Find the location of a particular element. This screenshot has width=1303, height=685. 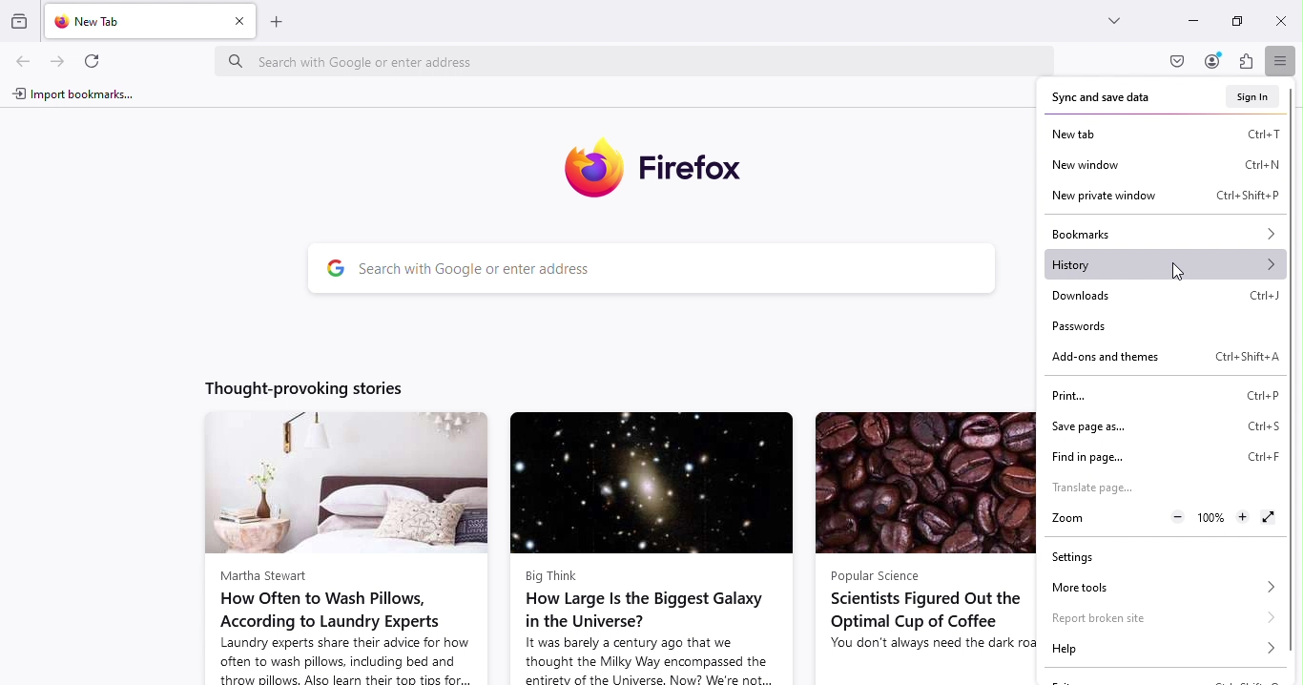

Add-ons and themes is located at coordinates (1163, 359).